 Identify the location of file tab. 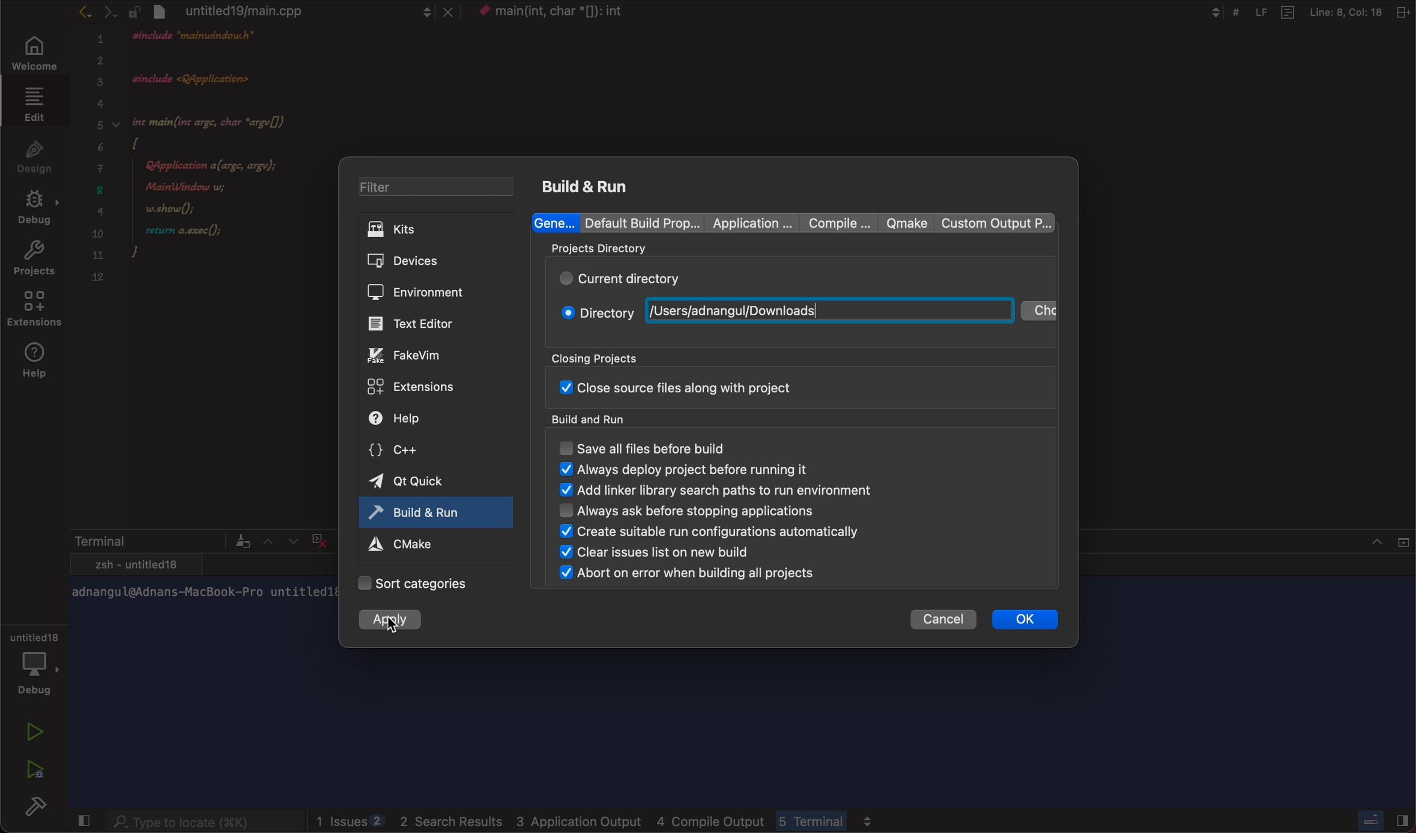
(303, 11).